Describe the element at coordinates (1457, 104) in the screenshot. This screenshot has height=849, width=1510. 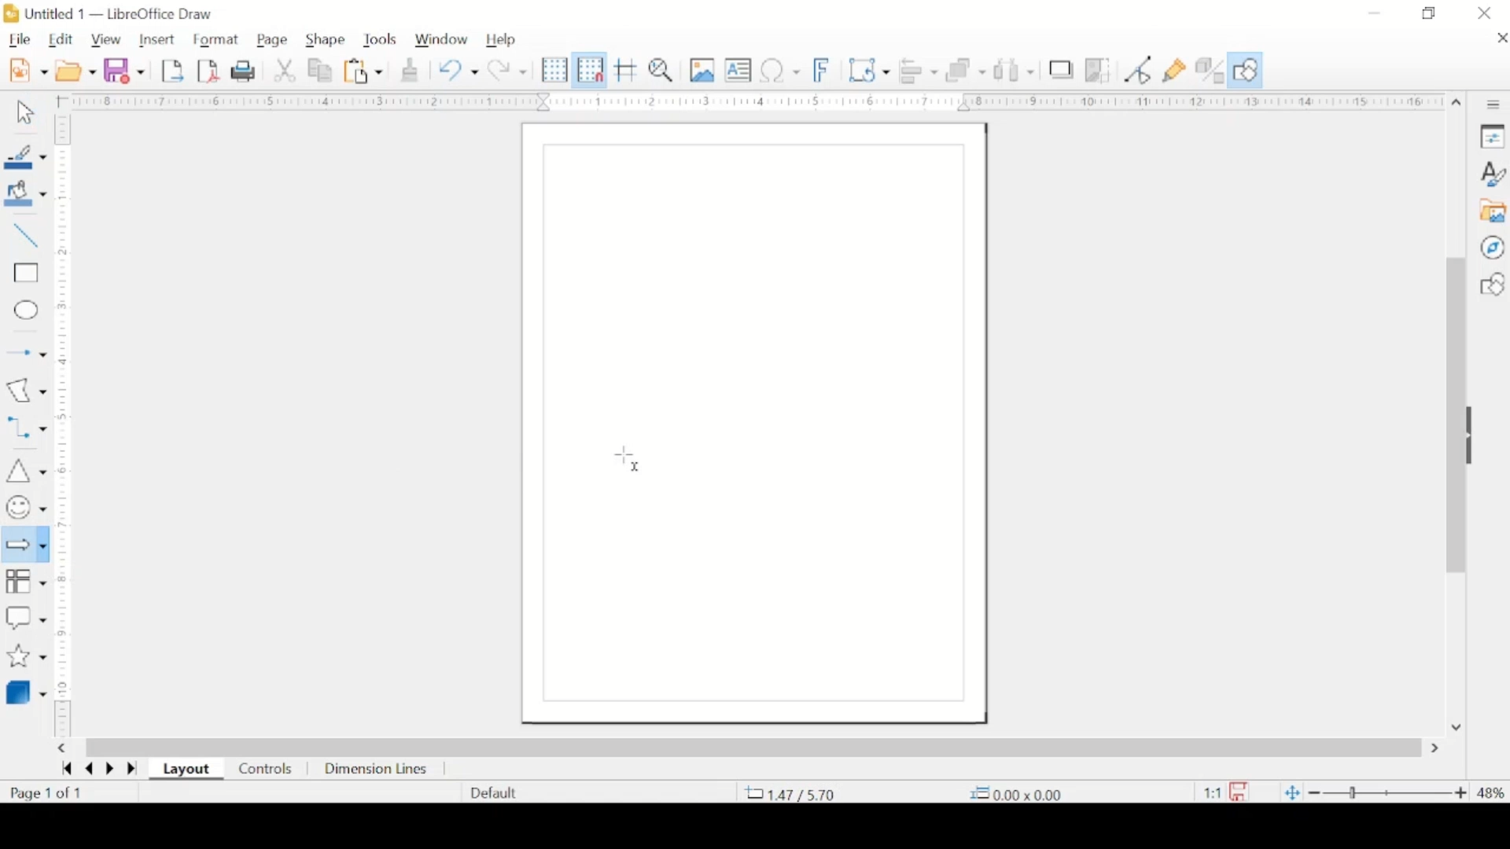
I see `scroll up arrow` at that location.